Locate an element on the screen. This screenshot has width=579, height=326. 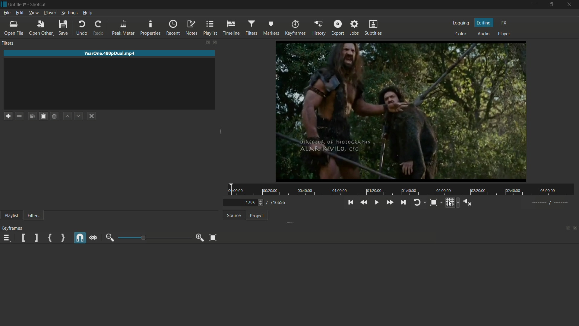
copy checked filters is located at coordinates (31, 116).